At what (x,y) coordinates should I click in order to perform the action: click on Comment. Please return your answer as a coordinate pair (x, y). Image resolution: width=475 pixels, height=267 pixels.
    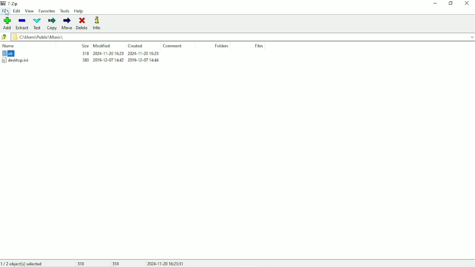
    Looking at the image, I should click on (172, 46).